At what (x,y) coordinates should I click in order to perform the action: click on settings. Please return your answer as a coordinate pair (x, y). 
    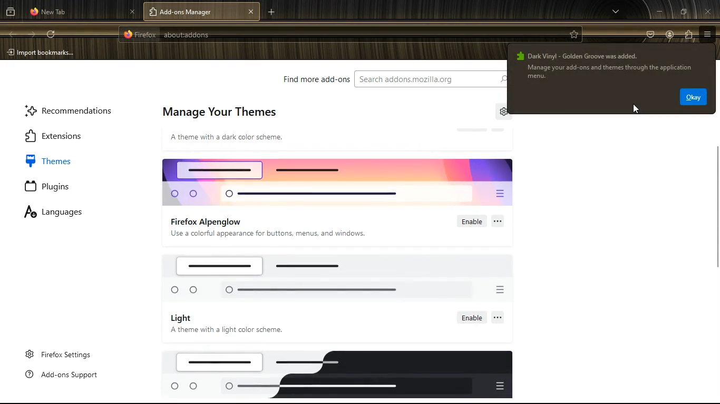
    Looking at the image, I should click on (504, 113).